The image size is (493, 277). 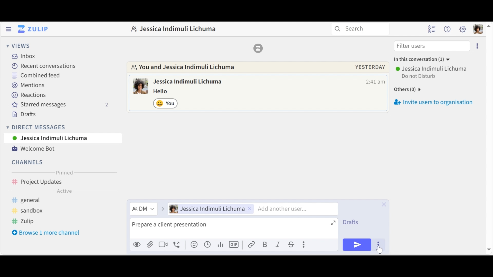 I want to click on zulip, so click(x=23, y=221).